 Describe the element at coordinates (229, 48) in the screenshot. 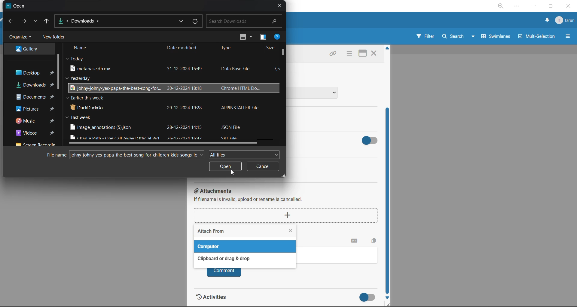

I see `type` at that location.